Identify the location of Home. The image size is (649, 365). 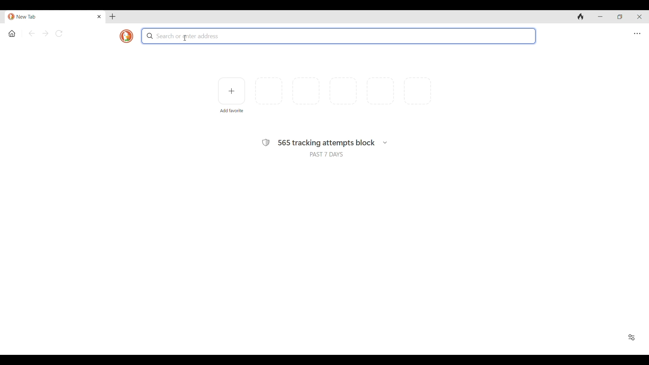
(12, 34).